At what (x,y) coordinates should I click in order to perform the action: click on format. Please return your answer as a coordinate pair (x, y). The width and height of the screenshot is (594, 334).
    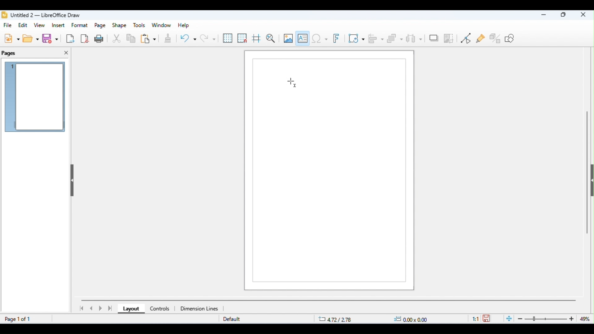
    Looking at the image, I should click on (80, 25).